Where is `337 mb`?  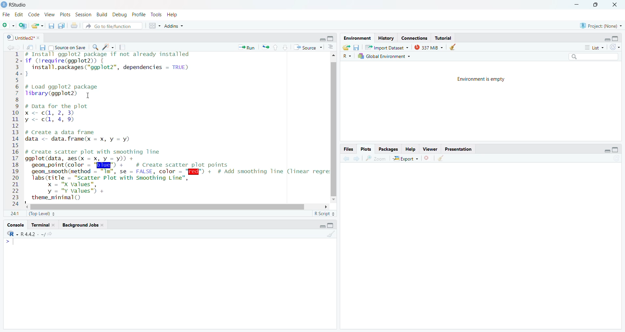
337 mb is located at coordinates (431, 48).